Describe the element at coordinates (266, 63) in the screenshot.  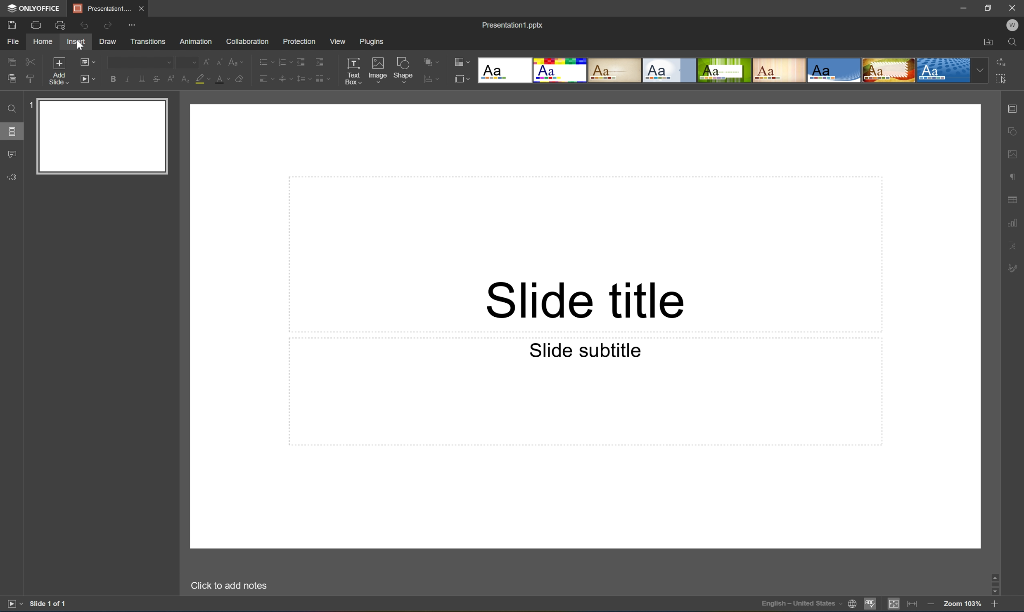
I see `Bullets` at that location.